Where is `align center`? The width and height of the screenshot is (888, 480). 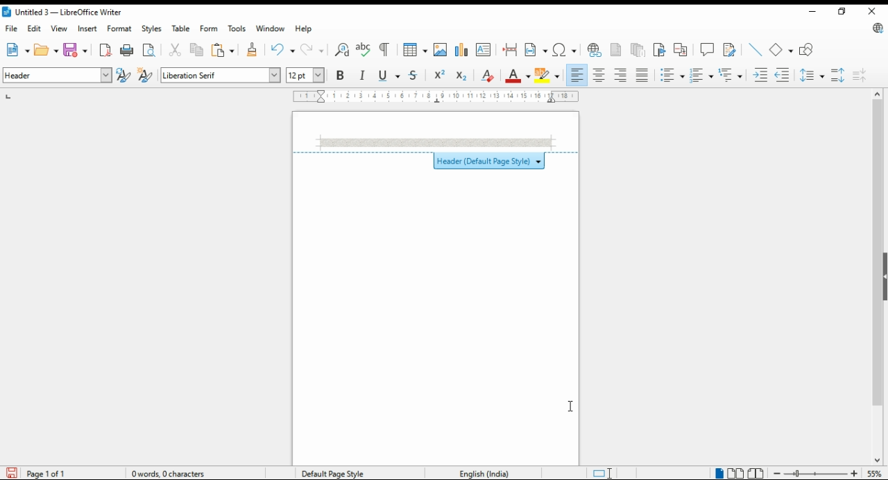
align center is located at coordinates (600, 75).